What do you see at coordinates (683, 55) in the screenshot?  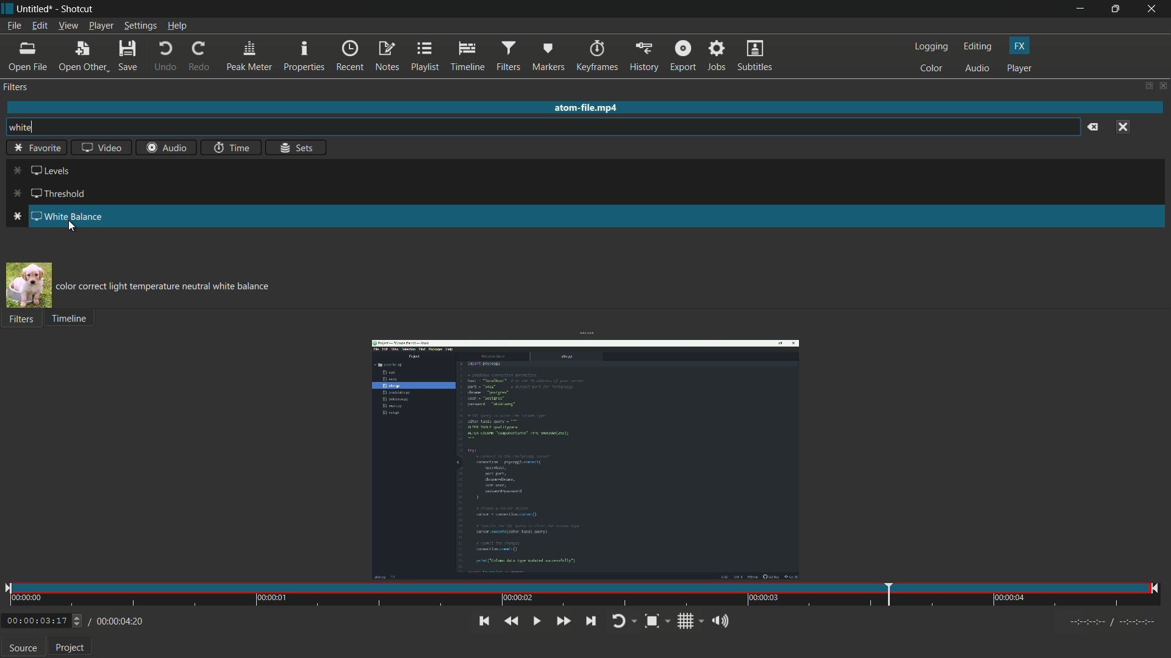 I see `export` at bounding box center [683, 55].